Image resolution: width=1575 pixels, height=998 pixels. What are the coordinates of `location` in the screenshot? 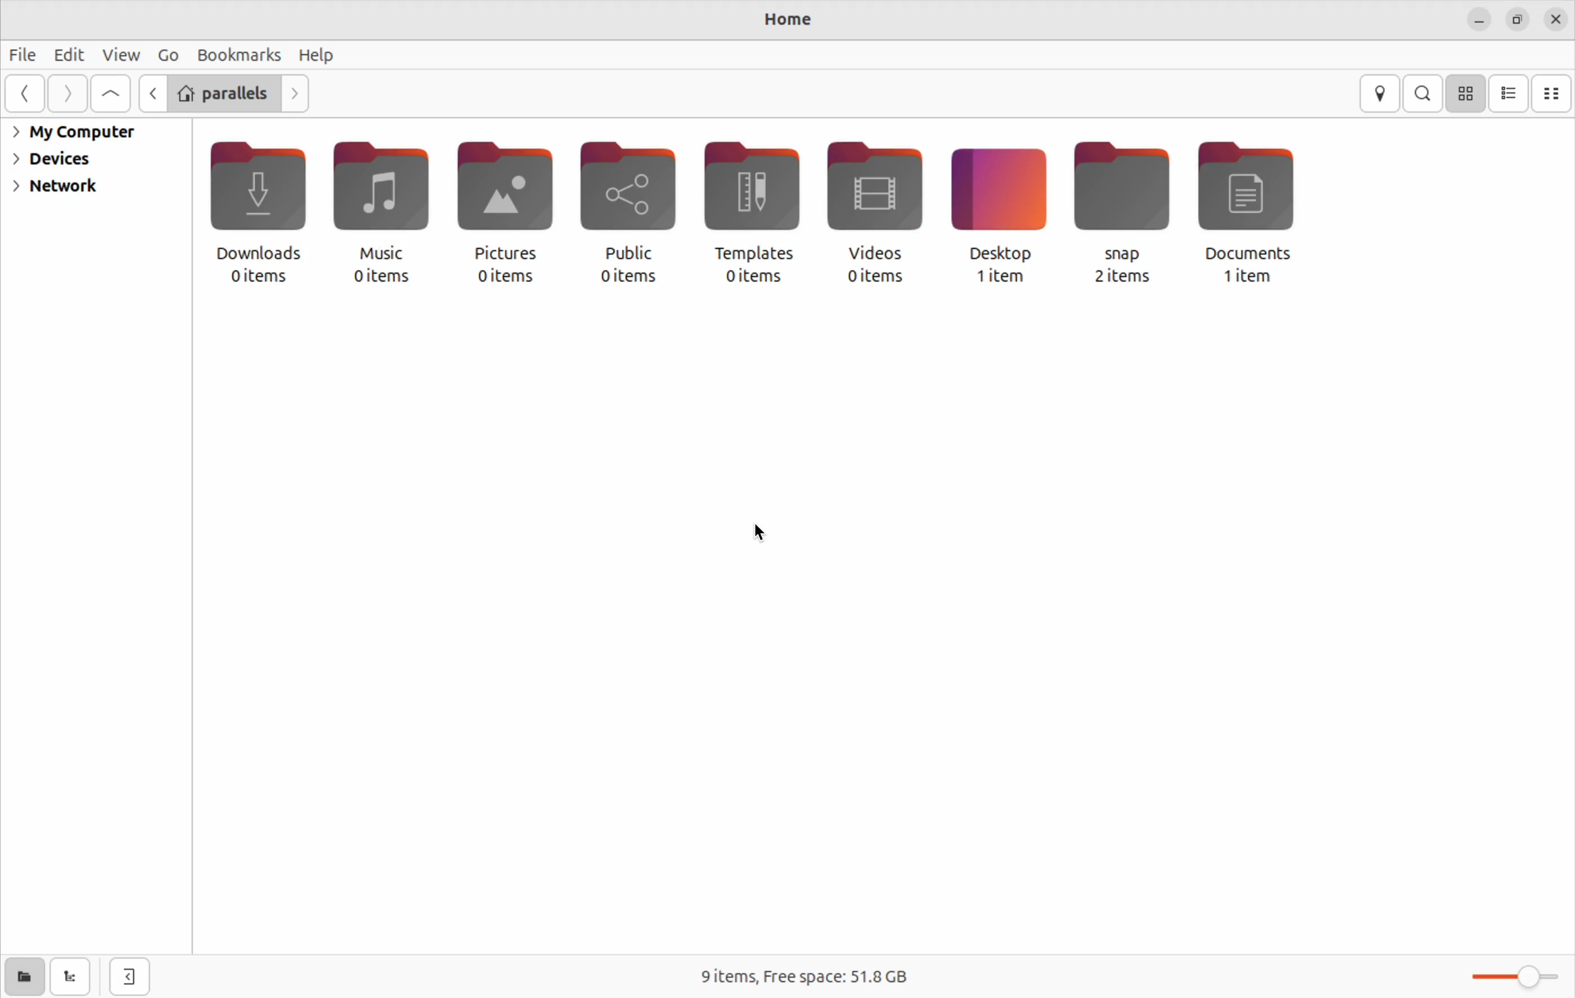 It's located at (1379, 94).